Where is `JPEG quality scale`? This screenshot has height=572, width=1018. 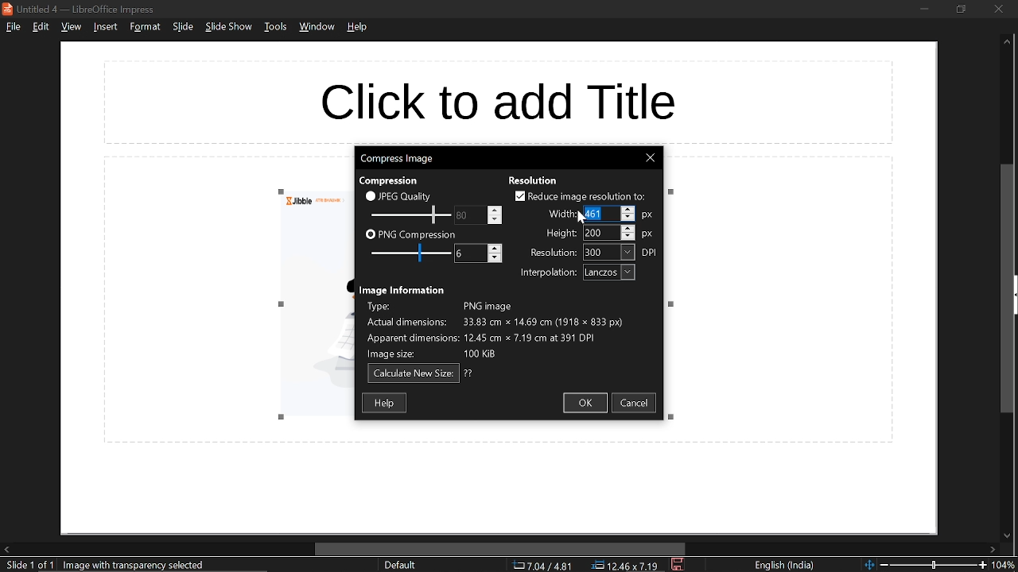
JPEG quality scale is located at coordinates (411, 214).